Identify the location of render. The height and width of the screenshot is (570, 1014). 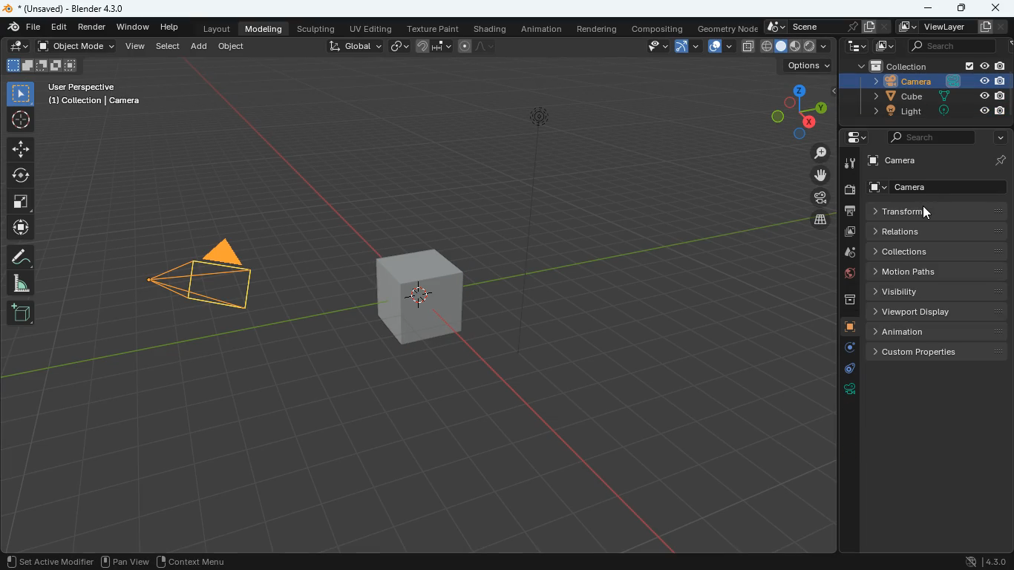
(93, 27).